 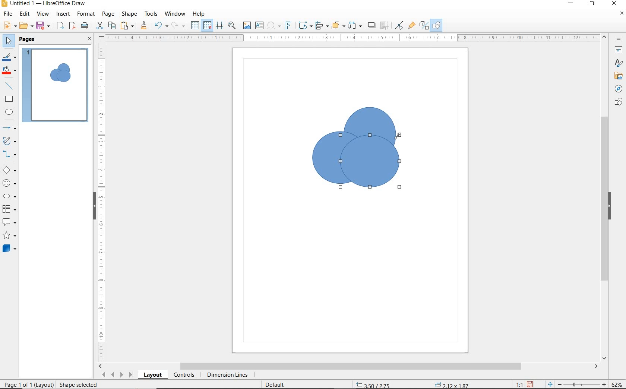 I want to click on INSERT TEXT BOX, so click(x=260, y=26).